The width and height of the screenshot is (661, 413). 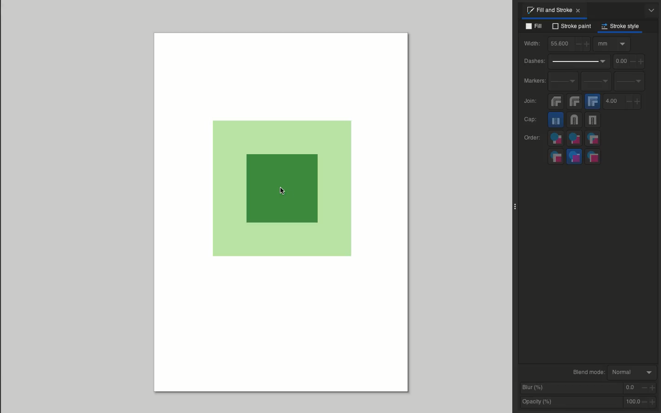 I want to click on Butt cap, so click(x=557, y=119).